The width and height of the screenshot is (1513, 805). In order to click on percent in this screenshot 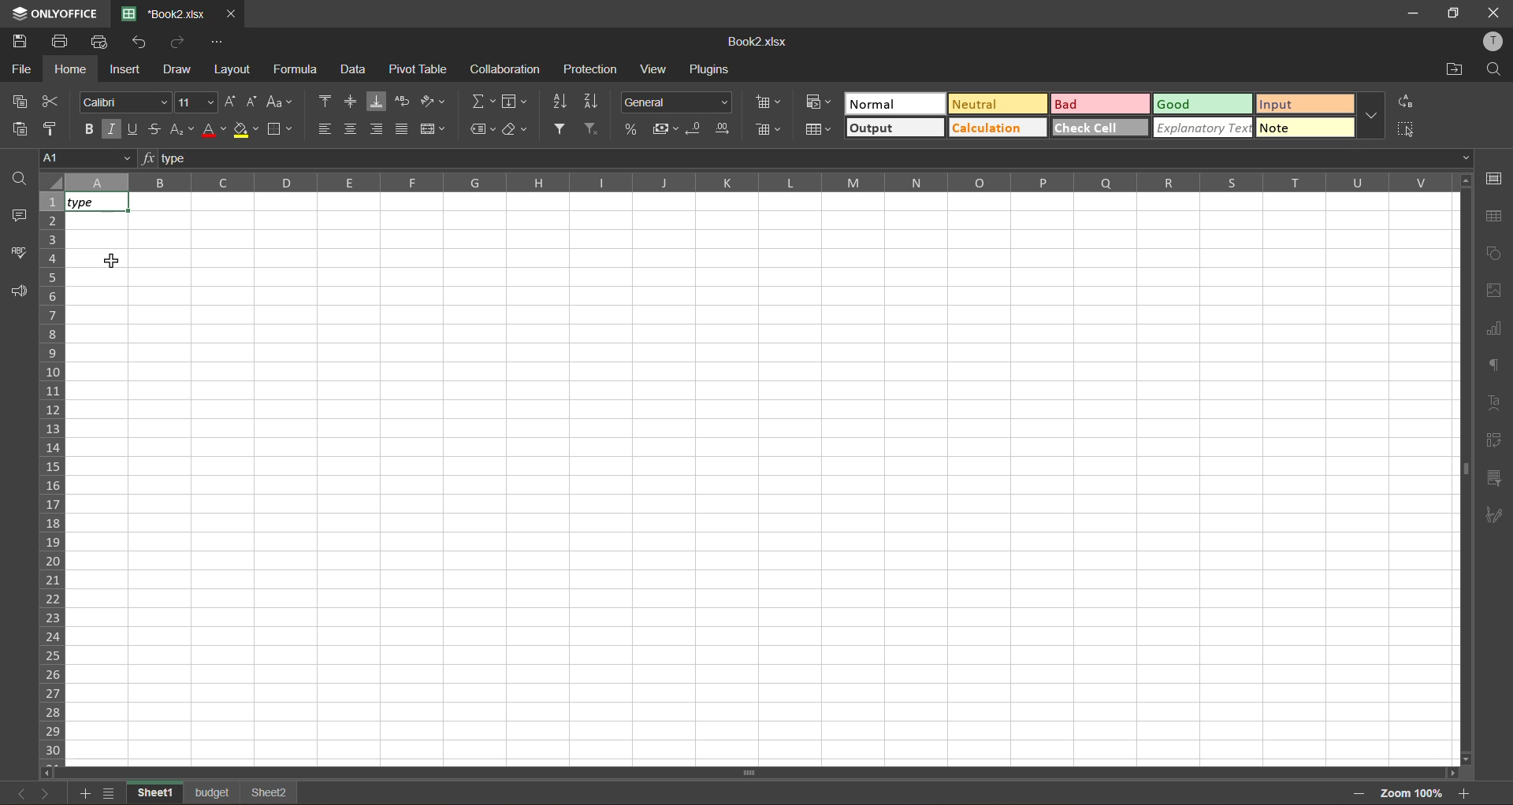, I will do `click(633, 129)`.